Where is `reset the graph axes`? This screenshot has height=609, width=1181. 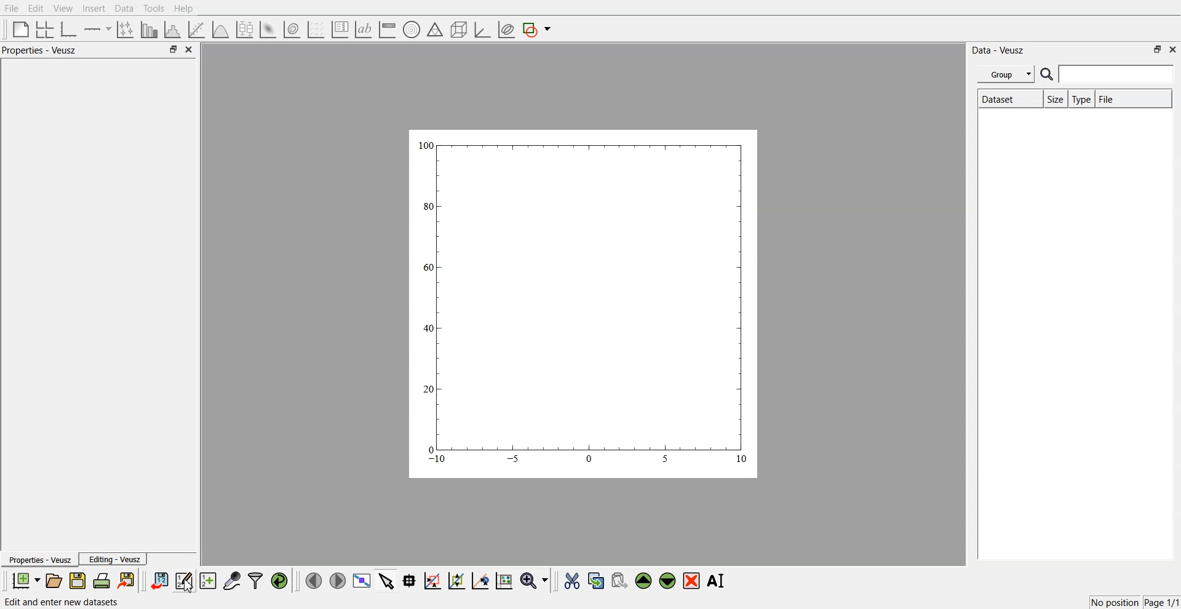 reset the graph axes is located at coordinates (504, 581).